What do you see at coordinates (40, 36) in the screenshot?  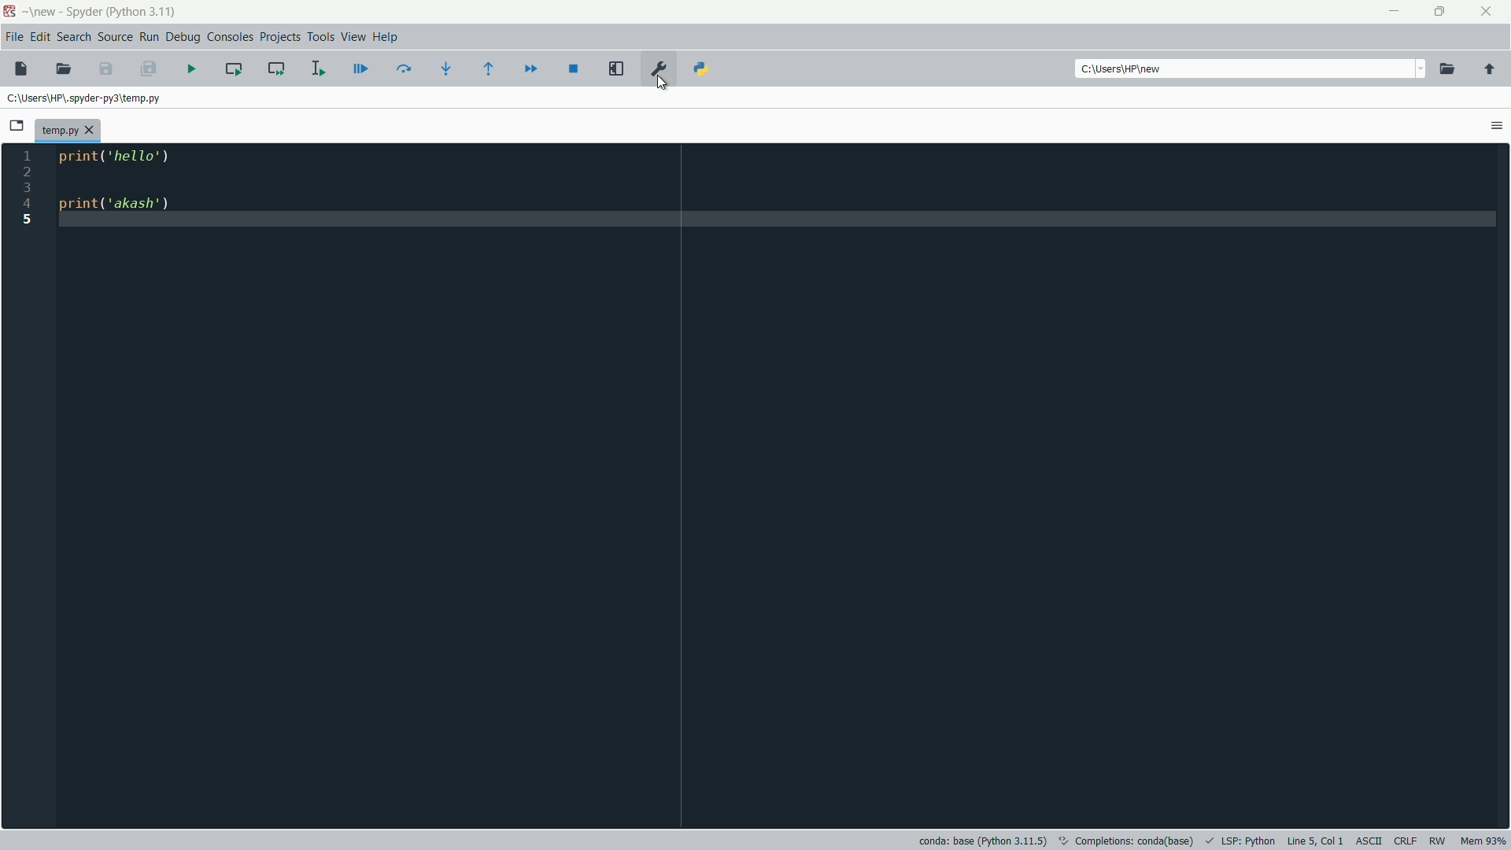 I see `edit menu` at bounding box center [40, 36].